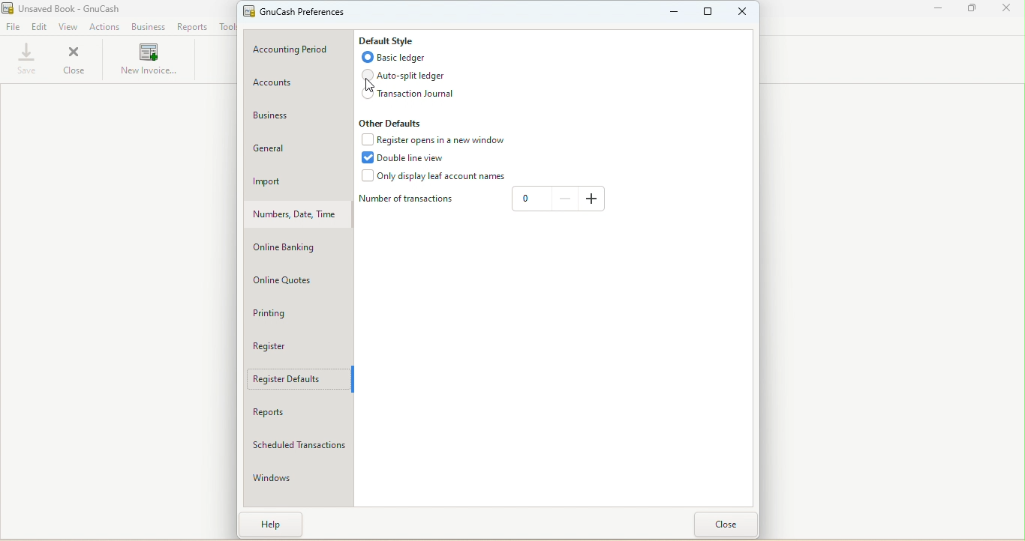 The image size is (1025, 541). What do you see at coordinates (433, 178) in the screenshot?
I see `Only display leaf account names` at bounding box center [433, 178].